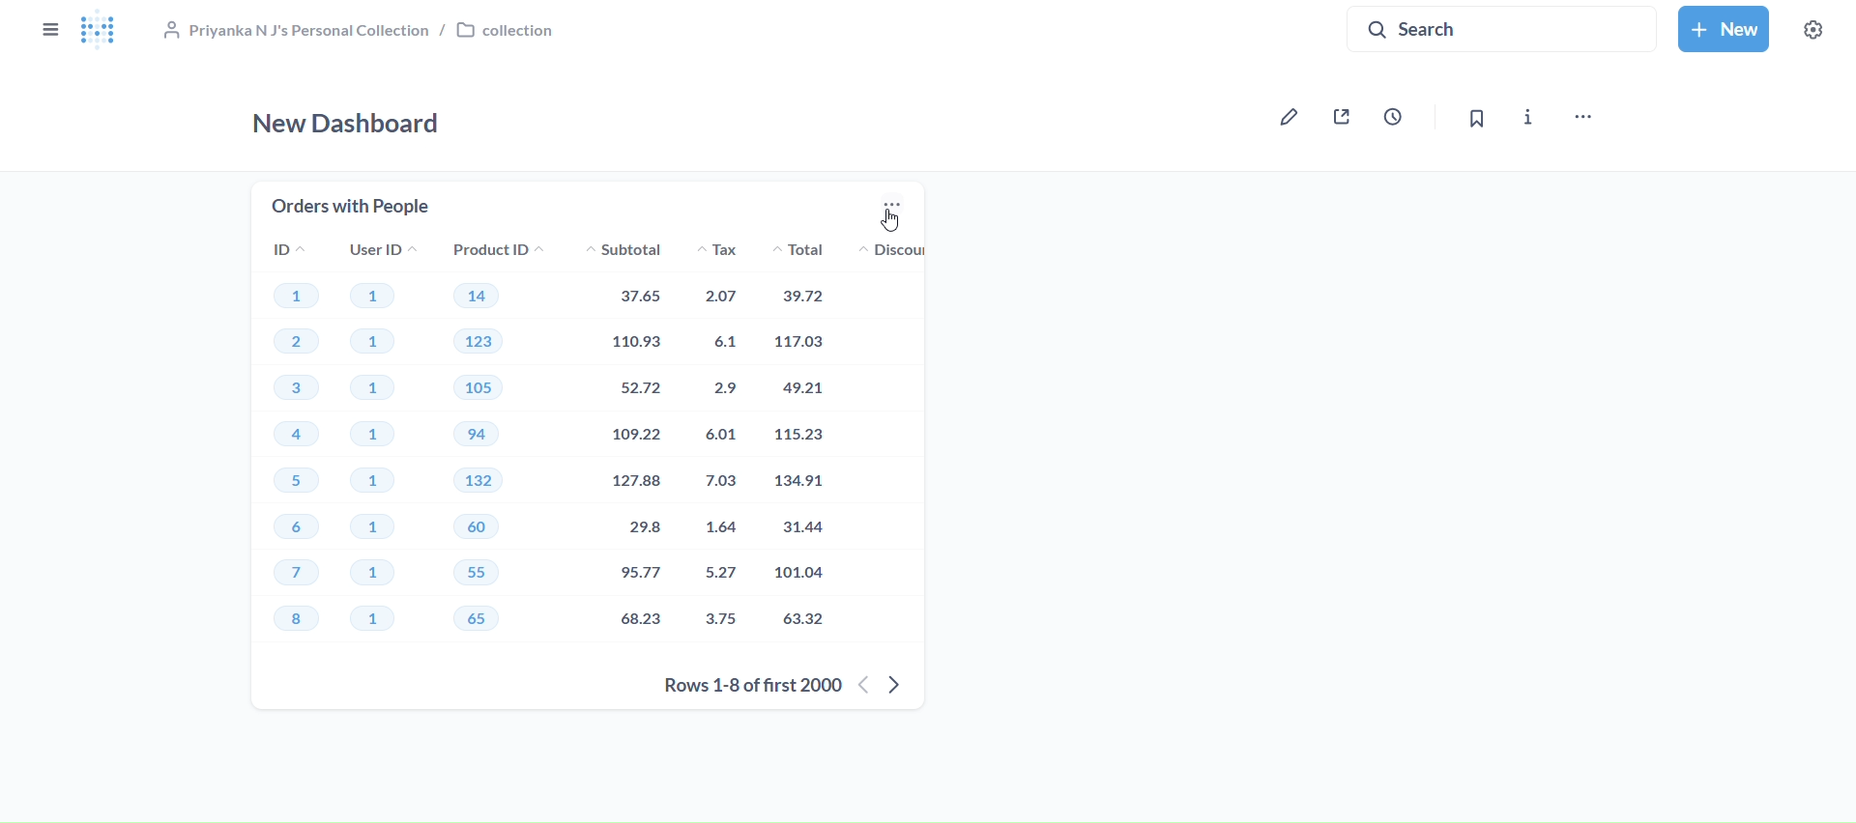 The height and width of the screenshot is (823, 1856). What do you see at coordinates (740, 685) in the screenshot?
I see `rows 1-8 of first 2000` at bounding box center [740, 685].